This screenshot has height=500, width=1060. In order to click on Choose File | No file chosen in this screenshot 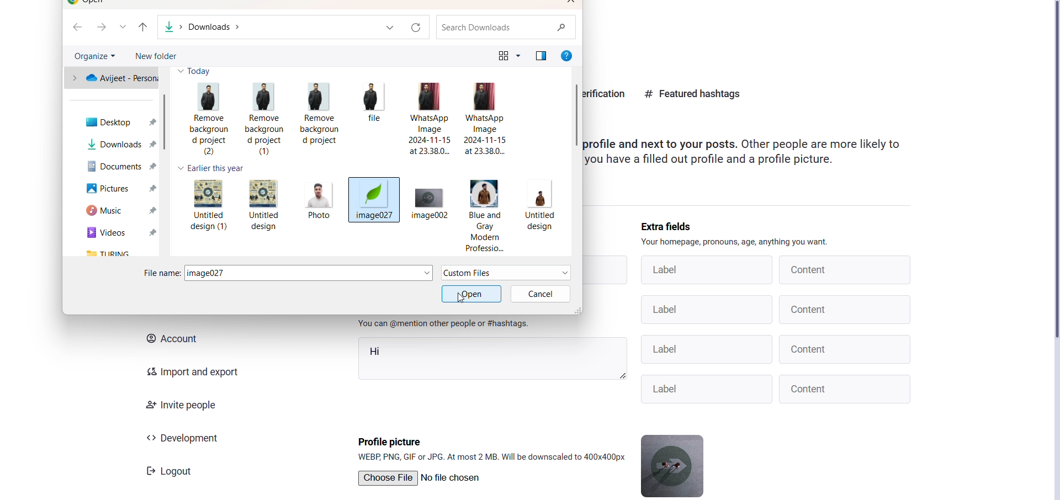, I will do `click(420, 478)`.